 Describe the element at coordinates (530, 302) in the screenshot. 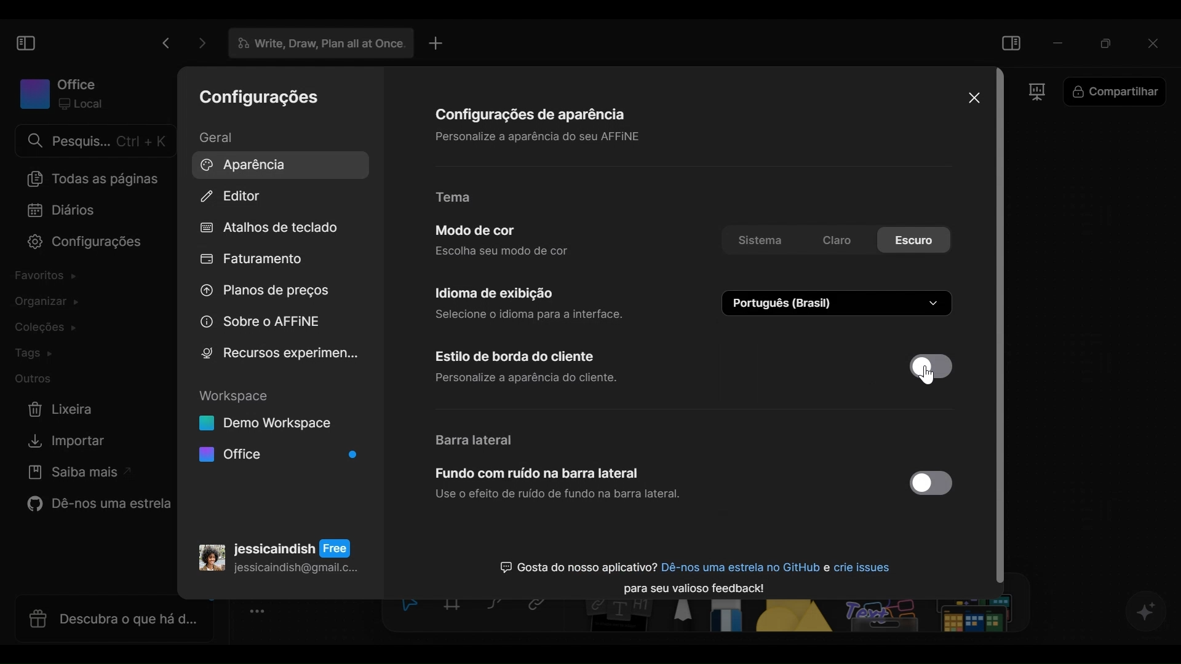

I see `Display settings` at that location.